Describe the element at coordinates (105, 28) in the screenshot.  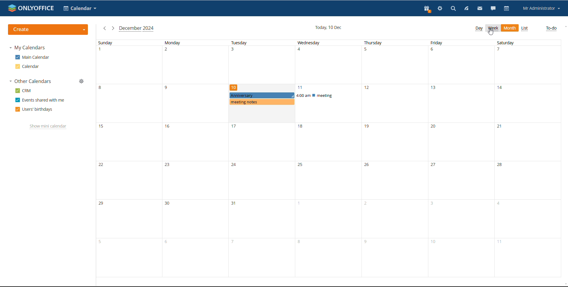
I see `previous month` at that location.